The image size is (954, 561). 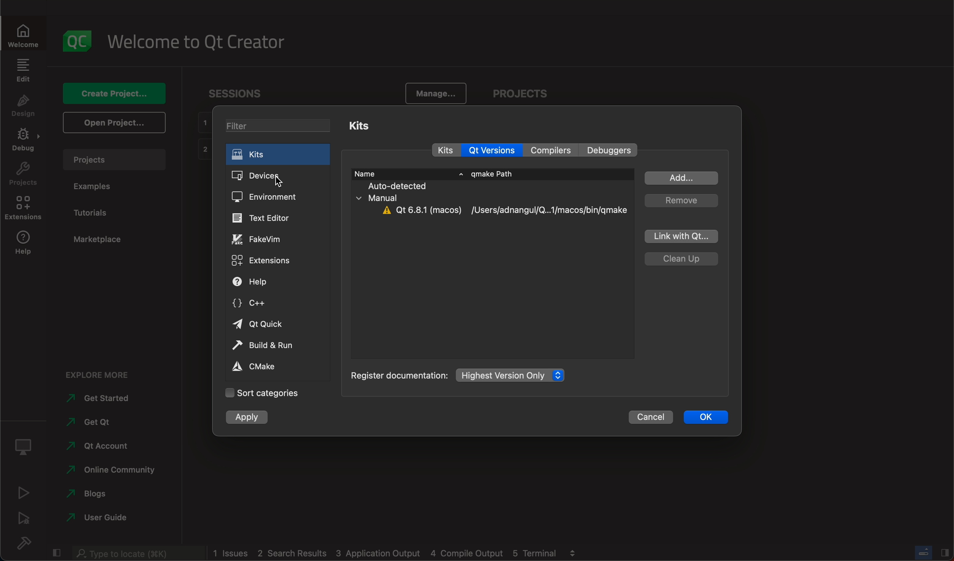 What do you see at coordinates (504, 210) in the screenshot?
I see `Qt 6.8.1 (macos) /Users/adnangul/Q...1/macos/bin/qmake` at bounding box center [504, 210].